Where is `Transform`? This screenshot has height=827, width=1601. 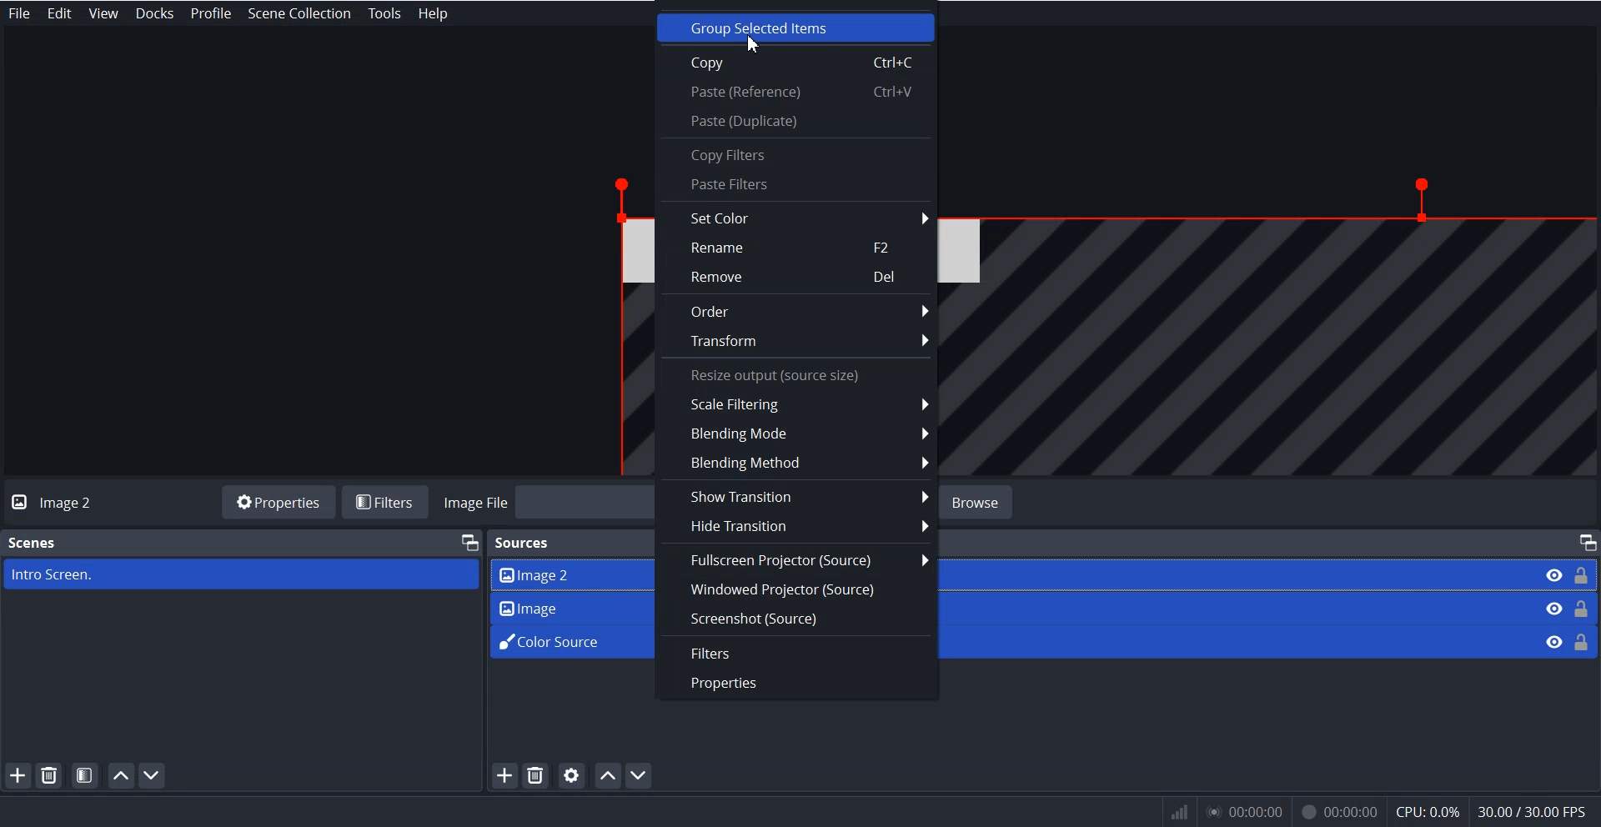 Transform is located at coordinates (795, 341).